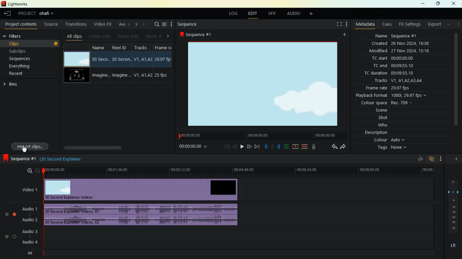 This screenshot has height=259, width=462. I want to click on subclips, so click(22, 51).